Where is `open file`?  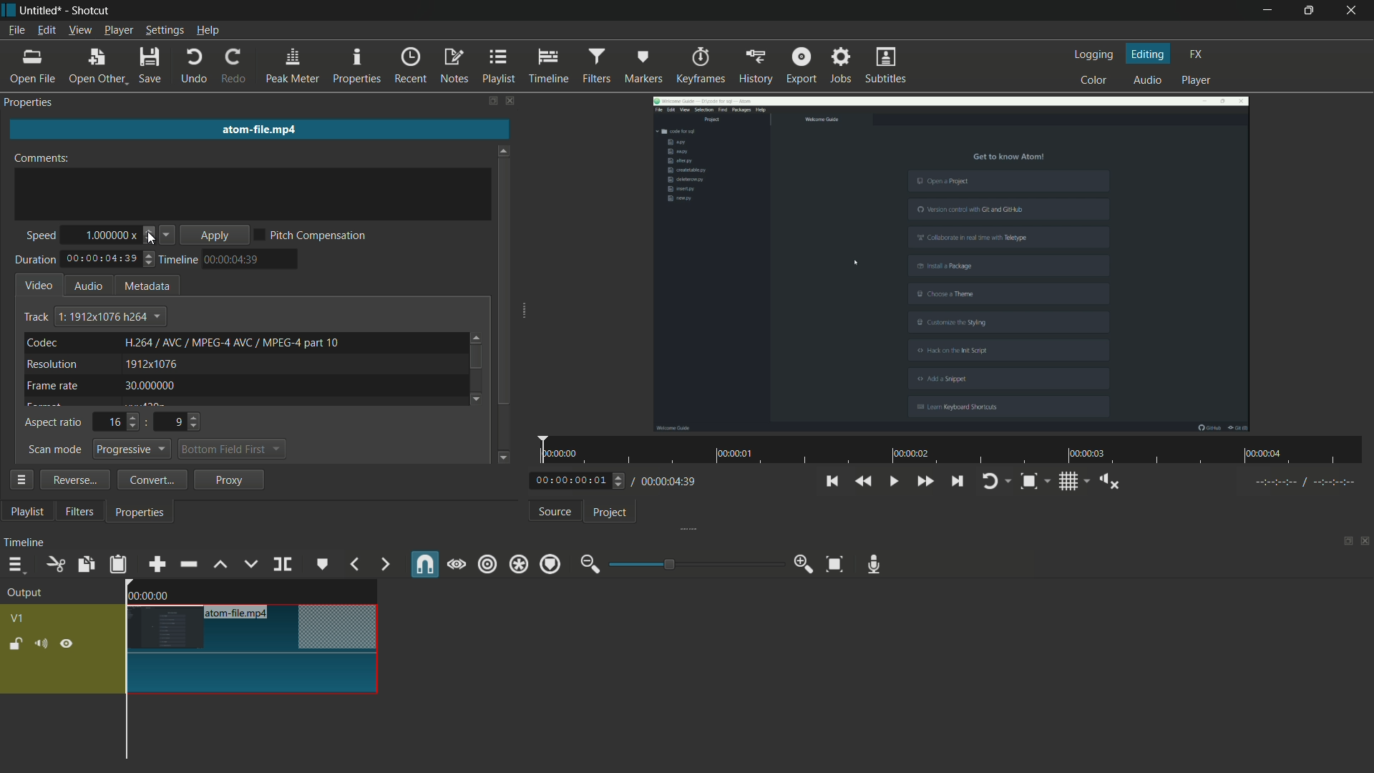
open file is located at coordinates (29, 67).